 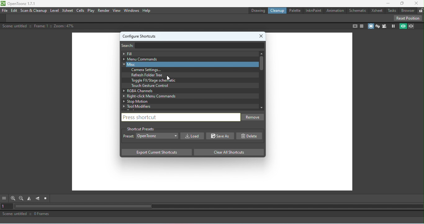 I want to click on Freeze, so click(x=392, y=26).